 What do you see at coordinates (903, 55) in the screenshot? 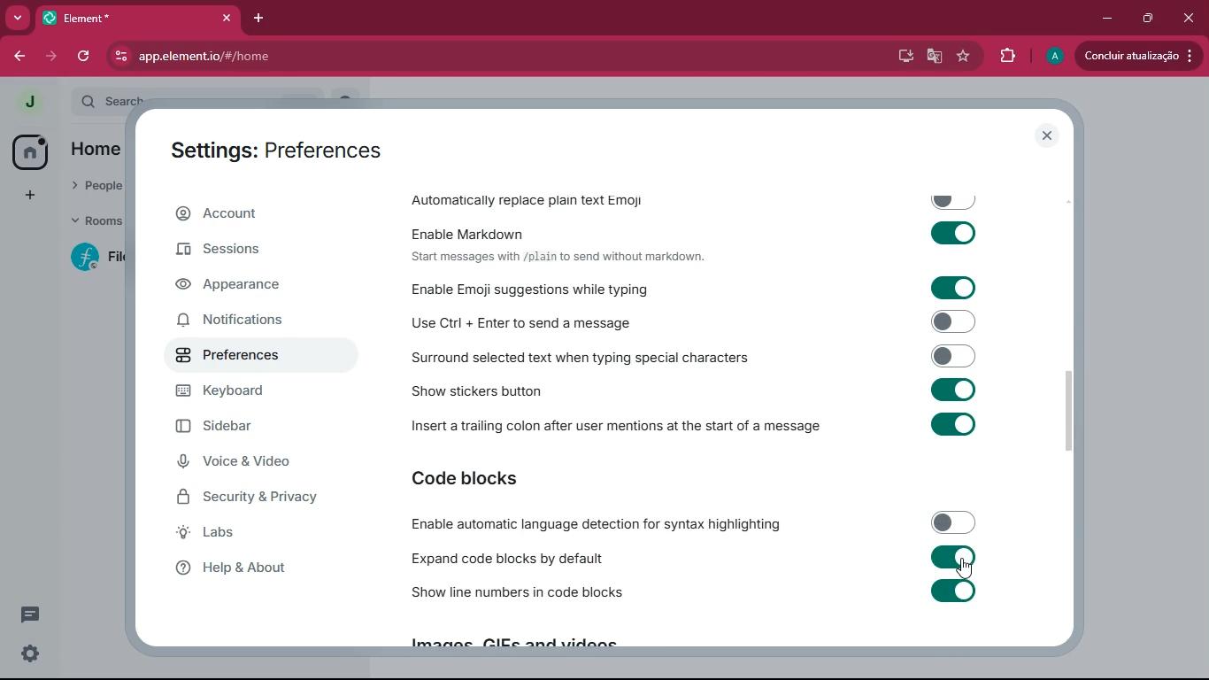
I see `desktop` at bounding box center [903, 55].